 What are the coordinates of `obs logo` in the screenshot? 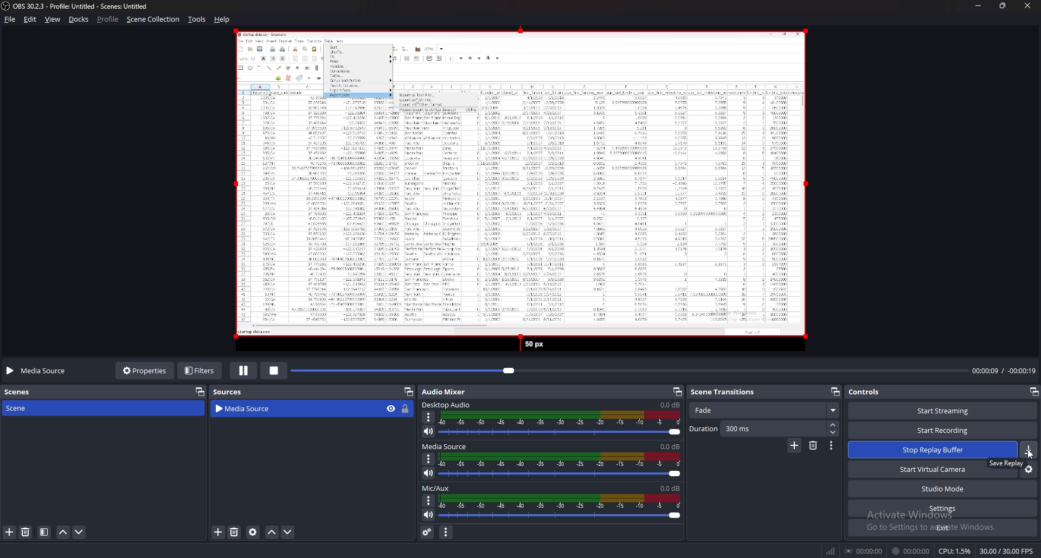 It's located at (7, 6).